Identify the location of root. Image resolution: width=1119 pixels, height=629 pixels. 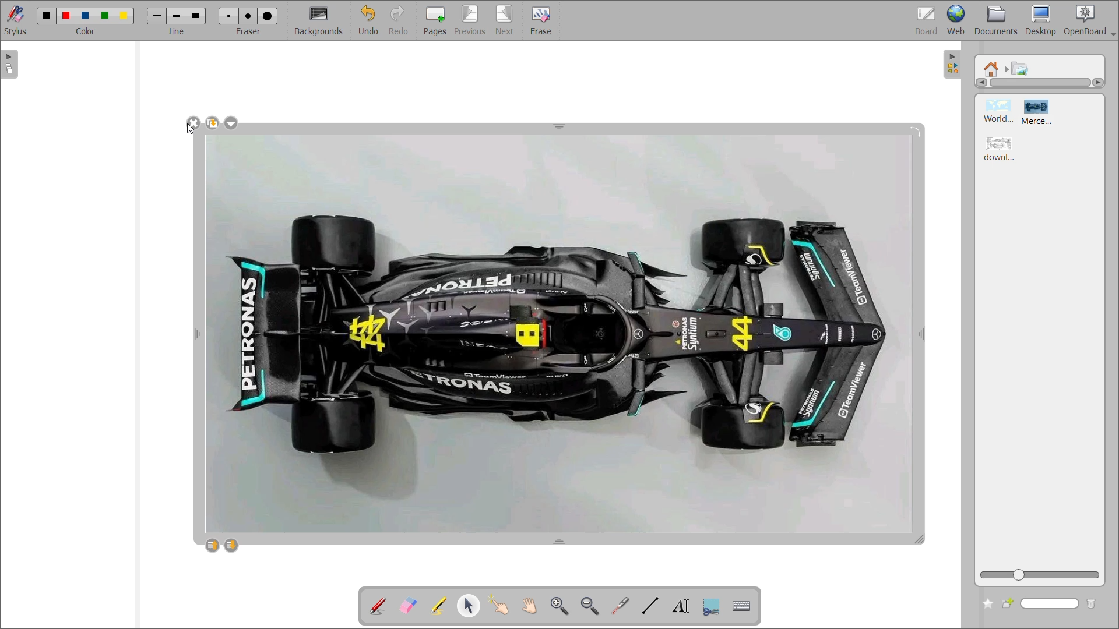
(990, 69).